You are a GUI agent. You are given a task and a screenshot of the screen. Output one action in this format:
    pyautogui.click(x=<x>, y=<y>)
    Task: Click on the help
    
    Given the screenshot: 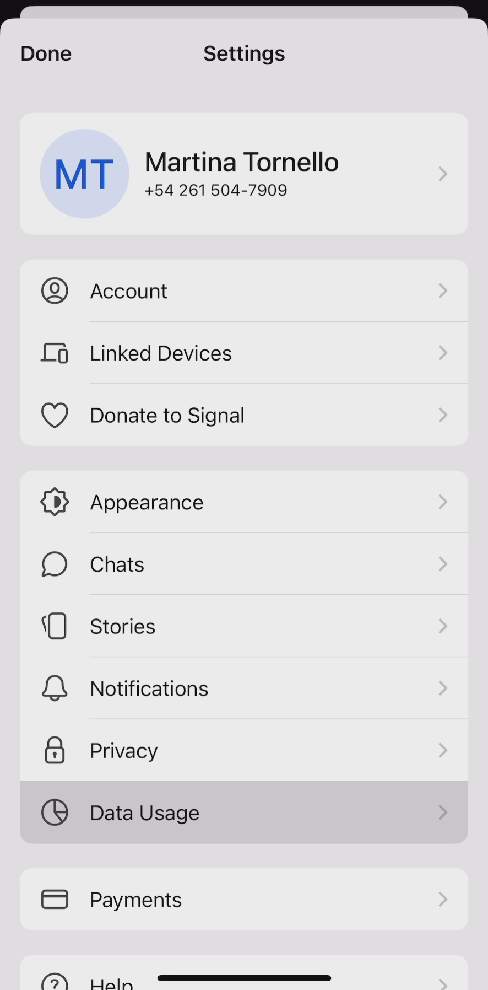 What is the action you would take?
    pyautogui.click(x=243, y=975)
    